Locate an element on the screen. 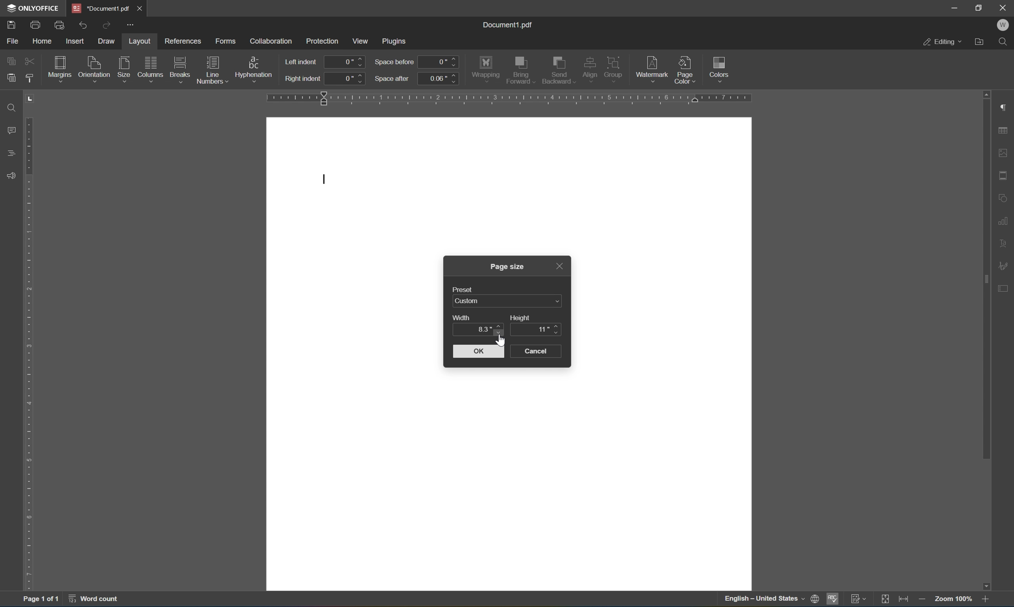 The image size is (1014, 607). layout is located at coordinates (139, 40).